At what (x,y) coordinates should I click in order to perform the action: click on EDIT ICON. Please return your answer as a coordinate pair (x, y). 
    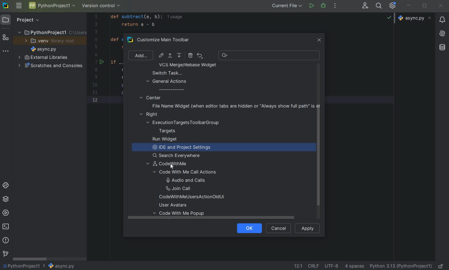
    Looking at the image, I should click on (161, 55).